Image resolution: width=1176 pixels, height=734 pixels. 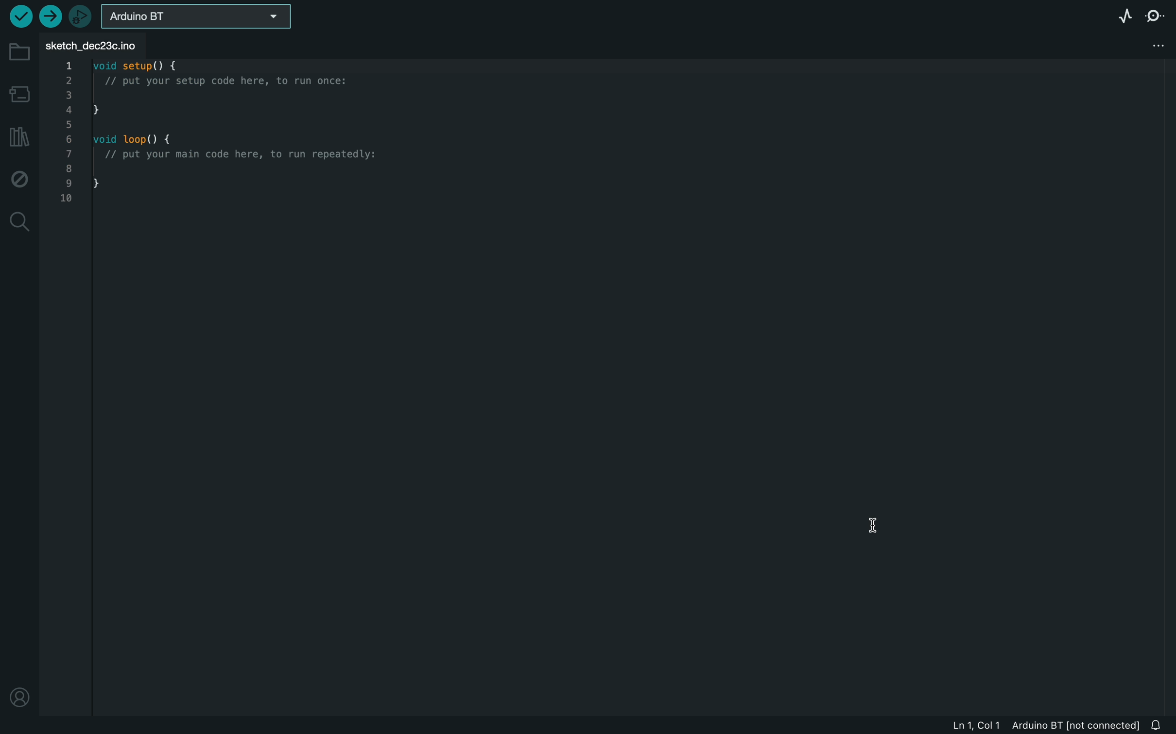 I want to click on file logs, so click(x=1046, y=725).